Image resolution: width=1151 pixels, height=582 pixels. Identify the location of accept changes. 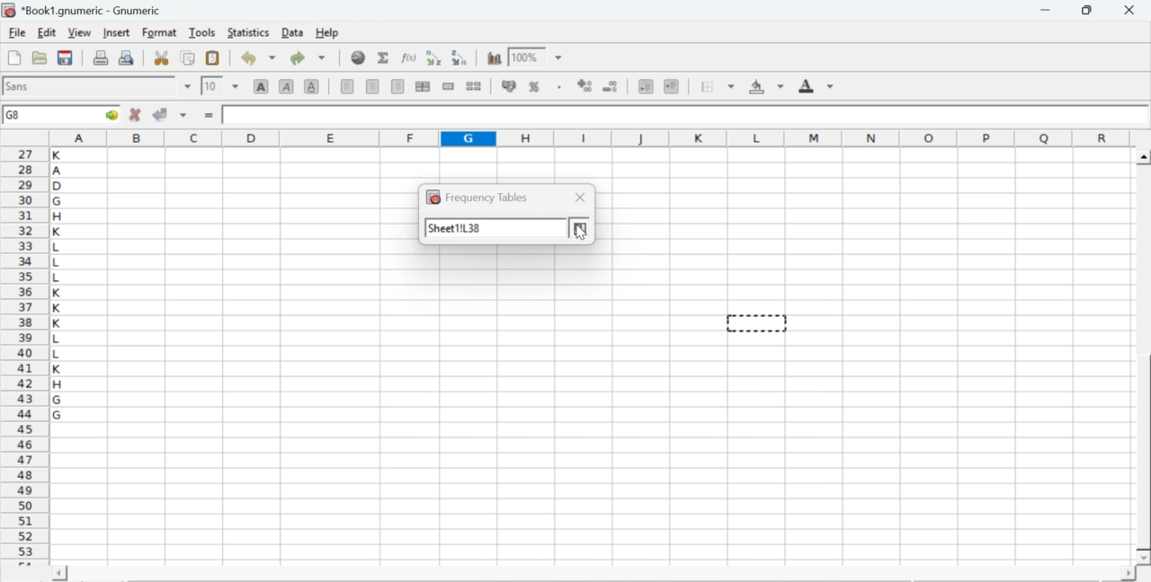
(161, 113).